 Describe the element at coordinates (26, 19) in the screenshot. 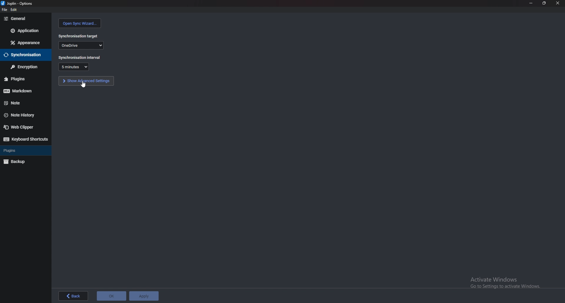

I see `general` at that location.